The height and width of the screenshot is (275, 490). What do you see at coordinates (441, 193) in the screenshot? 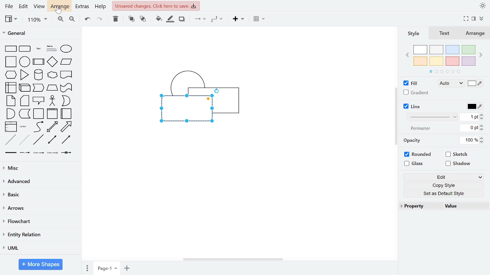
I see `set as default style` at bounding box center [441, 193].